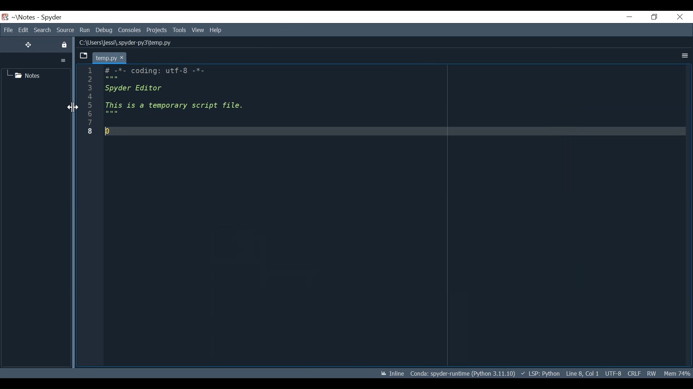  What do you see at coordinates (64, 44) in the screenshot?
I see `Lock` at bounding box center [64, 44].